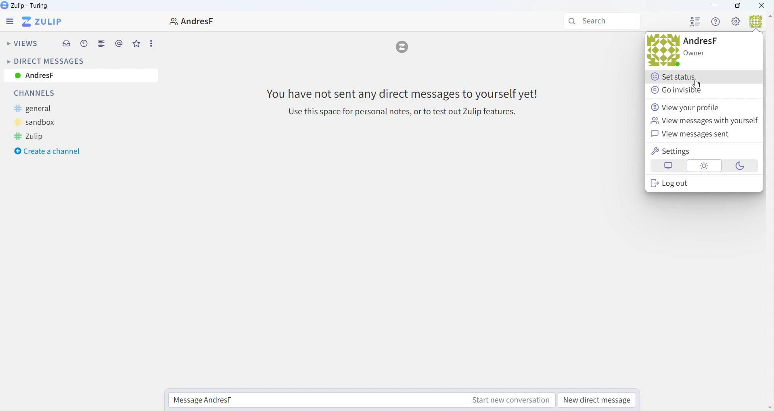 Image resolution: width=774 pixels, height=411 pixels. I want to click on Merge View, so click(101, 45).